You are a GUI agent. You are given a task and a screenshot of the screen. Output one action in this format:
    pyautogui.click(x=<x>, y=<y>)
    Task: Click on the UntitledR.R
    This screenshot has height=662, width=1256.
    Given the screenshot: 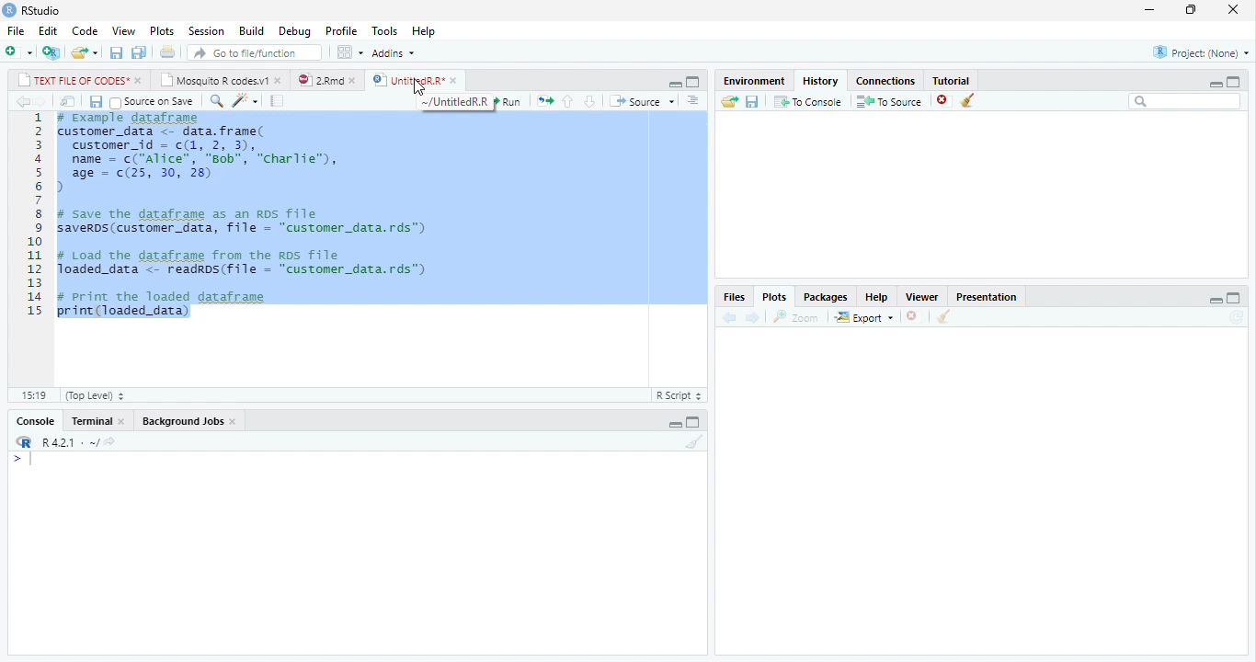 What is the action you would take?
    pyautogui.click(x=407, y=79)
    